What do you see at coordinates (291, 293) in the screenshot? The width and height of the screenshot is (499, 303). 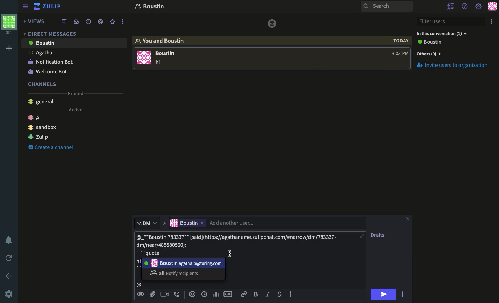 I see `Options` at bounding box center [291, 293].